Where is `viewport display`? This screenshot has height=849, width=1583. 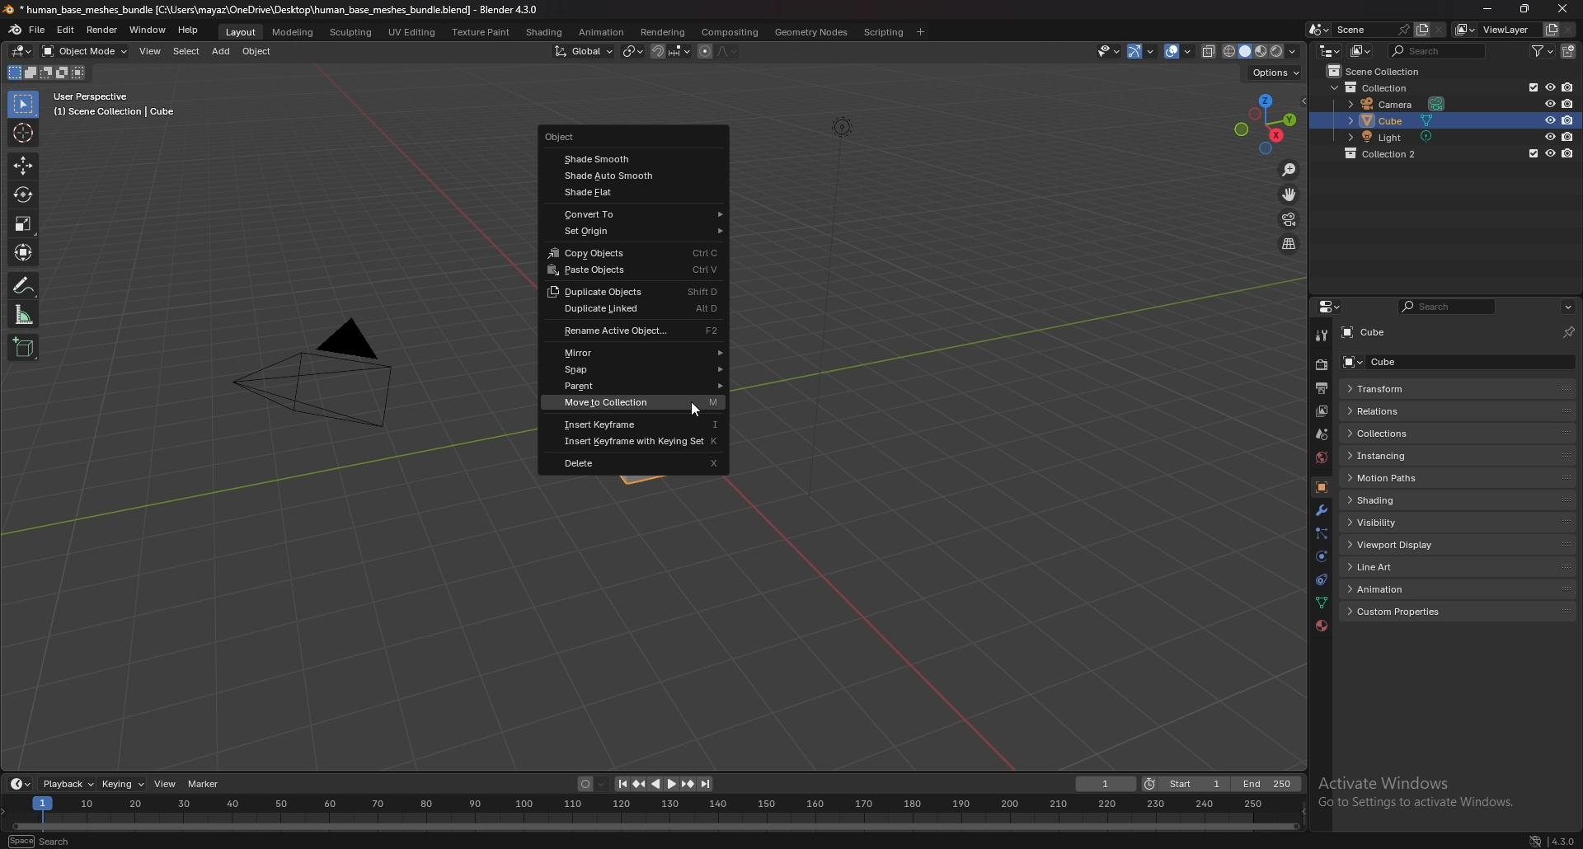 viewport display is located at coordinates (1406, 545).